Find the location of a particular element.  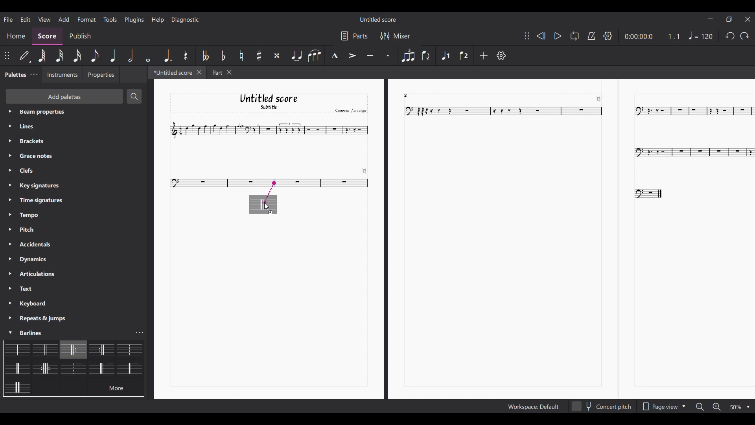

Palette settings is located at coordinates (28, 259).